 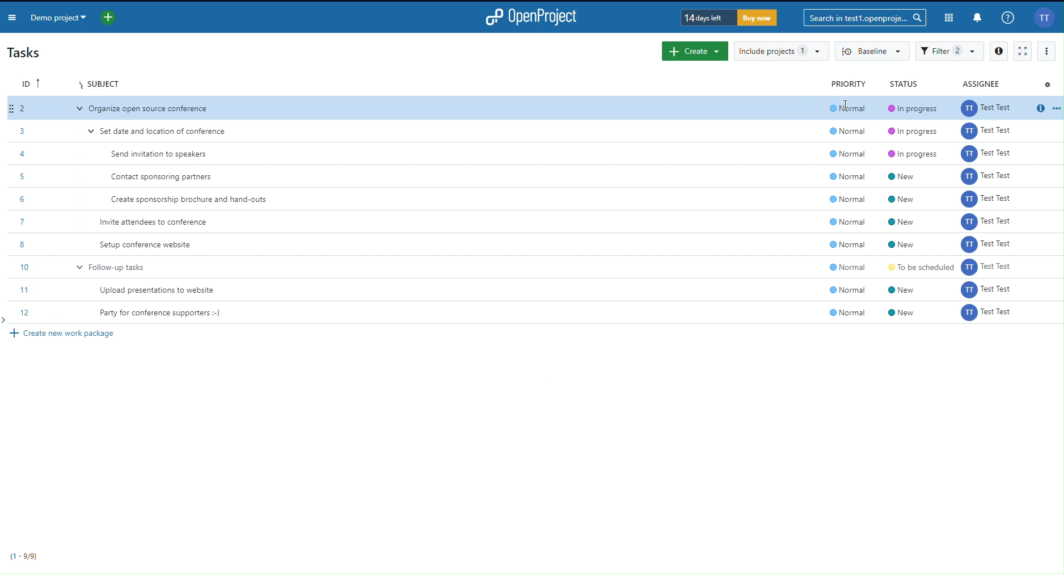 I want to click on More Options, so click(x=11, y=16).